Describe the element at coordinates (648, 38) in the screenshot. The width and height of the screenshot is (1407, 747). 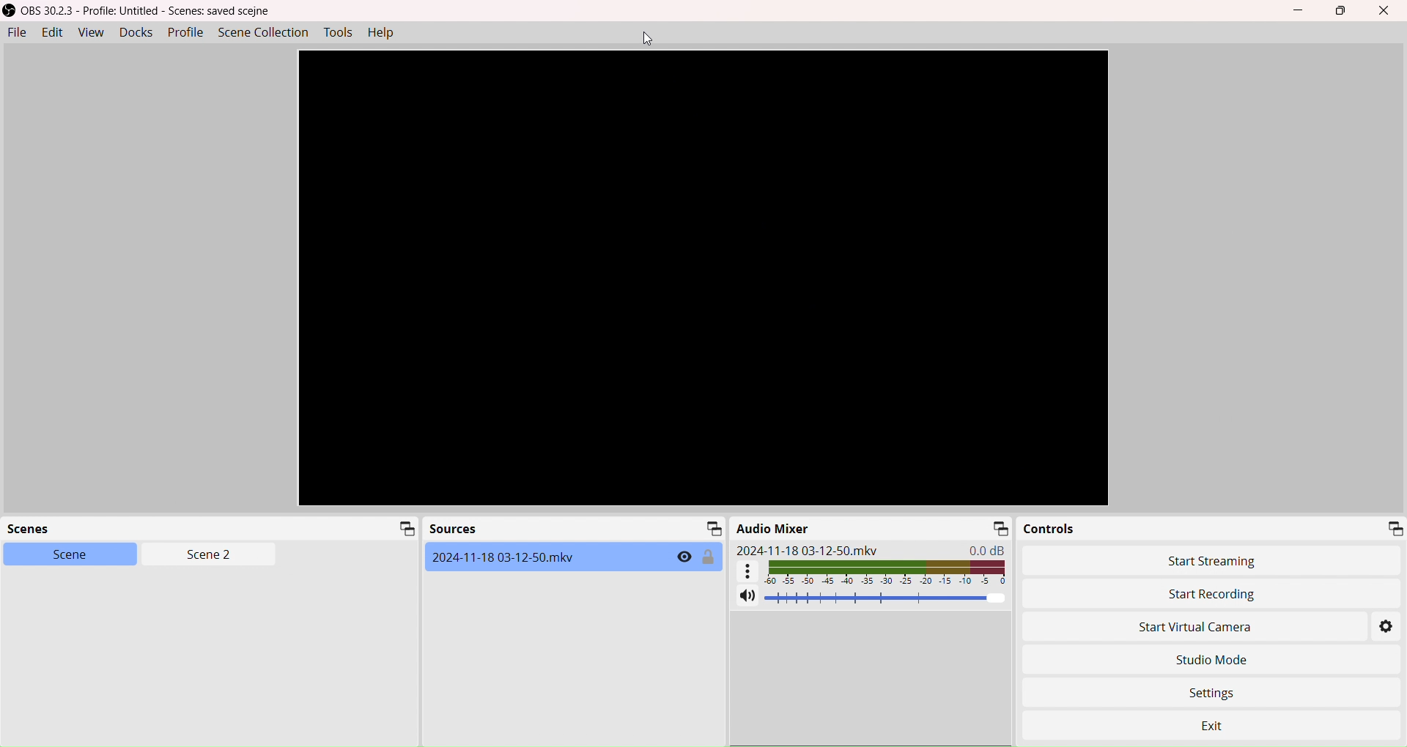
I see `Cursor` at that location.